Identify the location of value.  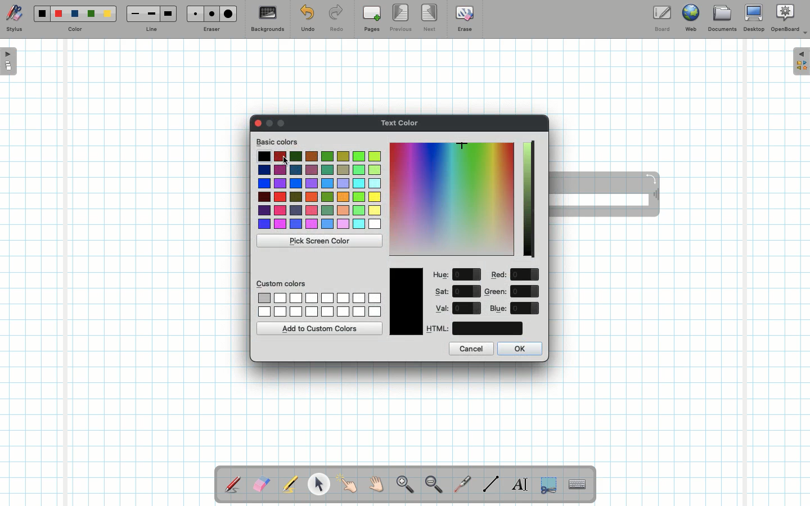
(467, 291).